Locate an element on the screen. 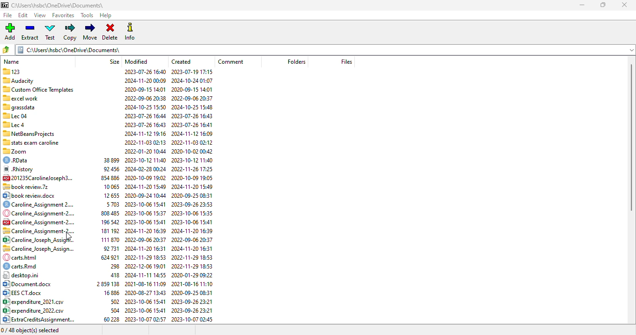 The height and width of the screenshot is (335, 636). files is located at coordinates (345, 61).